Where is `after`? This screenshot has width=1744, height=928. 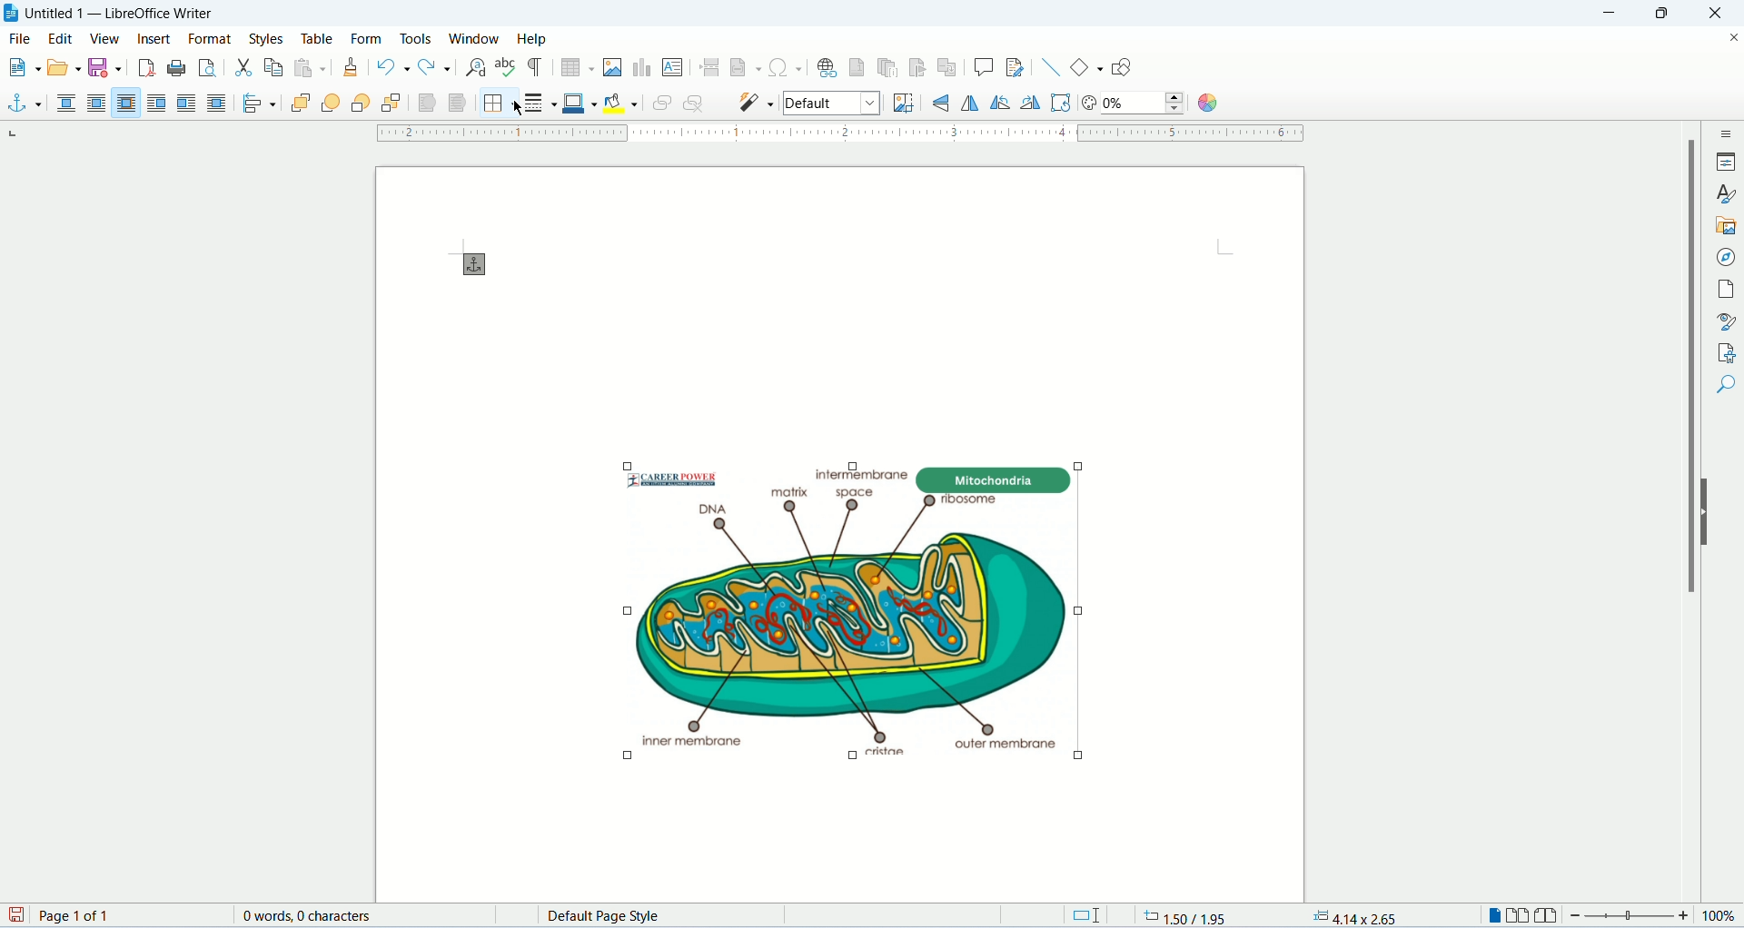 after is located at coordinates (187, 104).